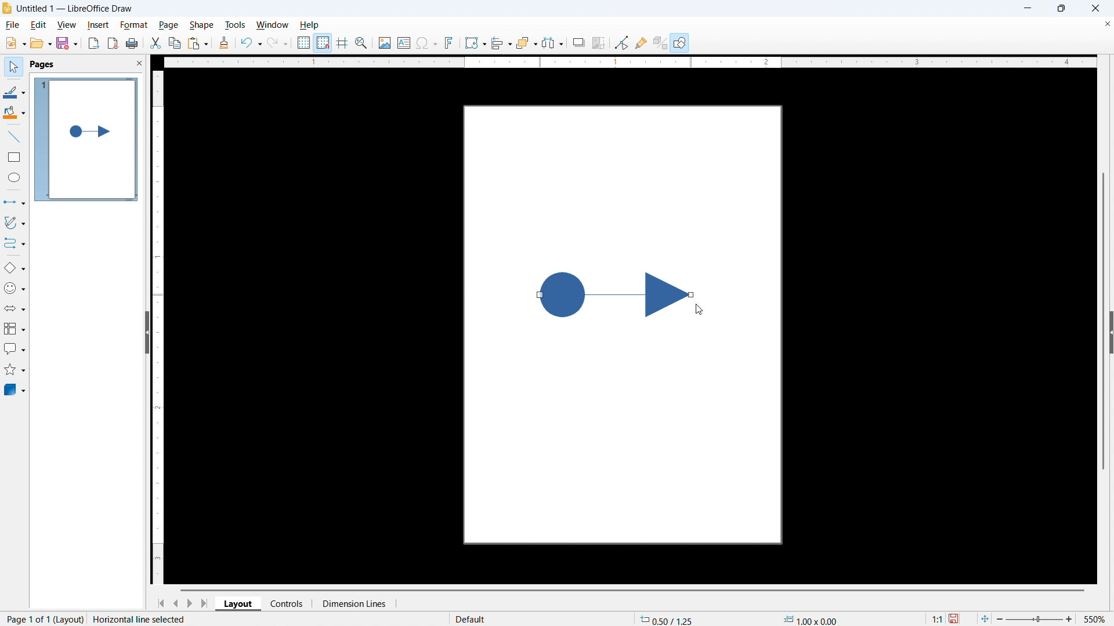 Image resolution: width=1114 pixels, height=626 pixels. Describe the element at coordinates (699, 310) in the screenshot. I see `cursor` at that location.